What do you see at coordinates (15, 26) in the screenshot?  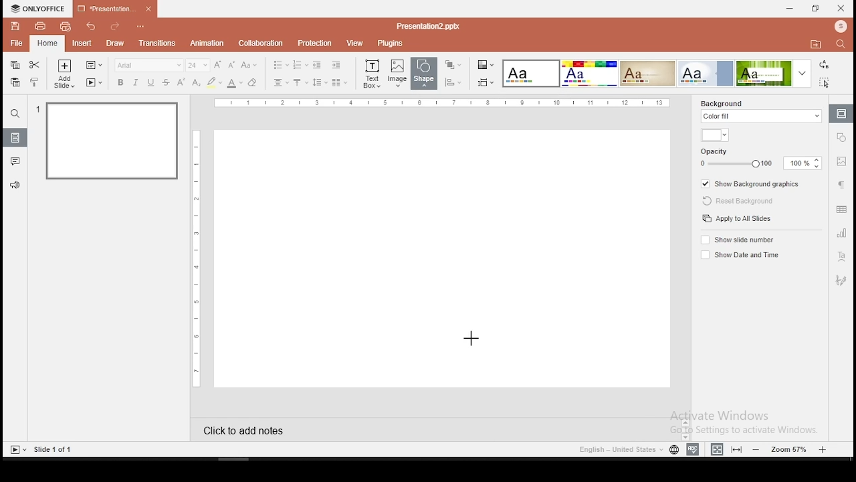 I see `save` at bounding box center [15, 26].